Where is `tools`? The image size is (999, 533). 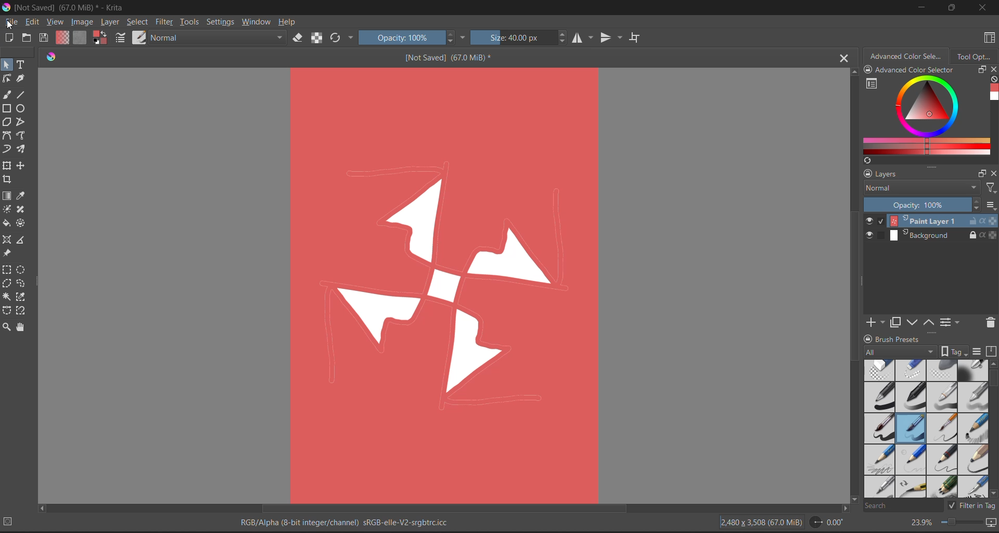 tools is located at coordinates (7, 223).